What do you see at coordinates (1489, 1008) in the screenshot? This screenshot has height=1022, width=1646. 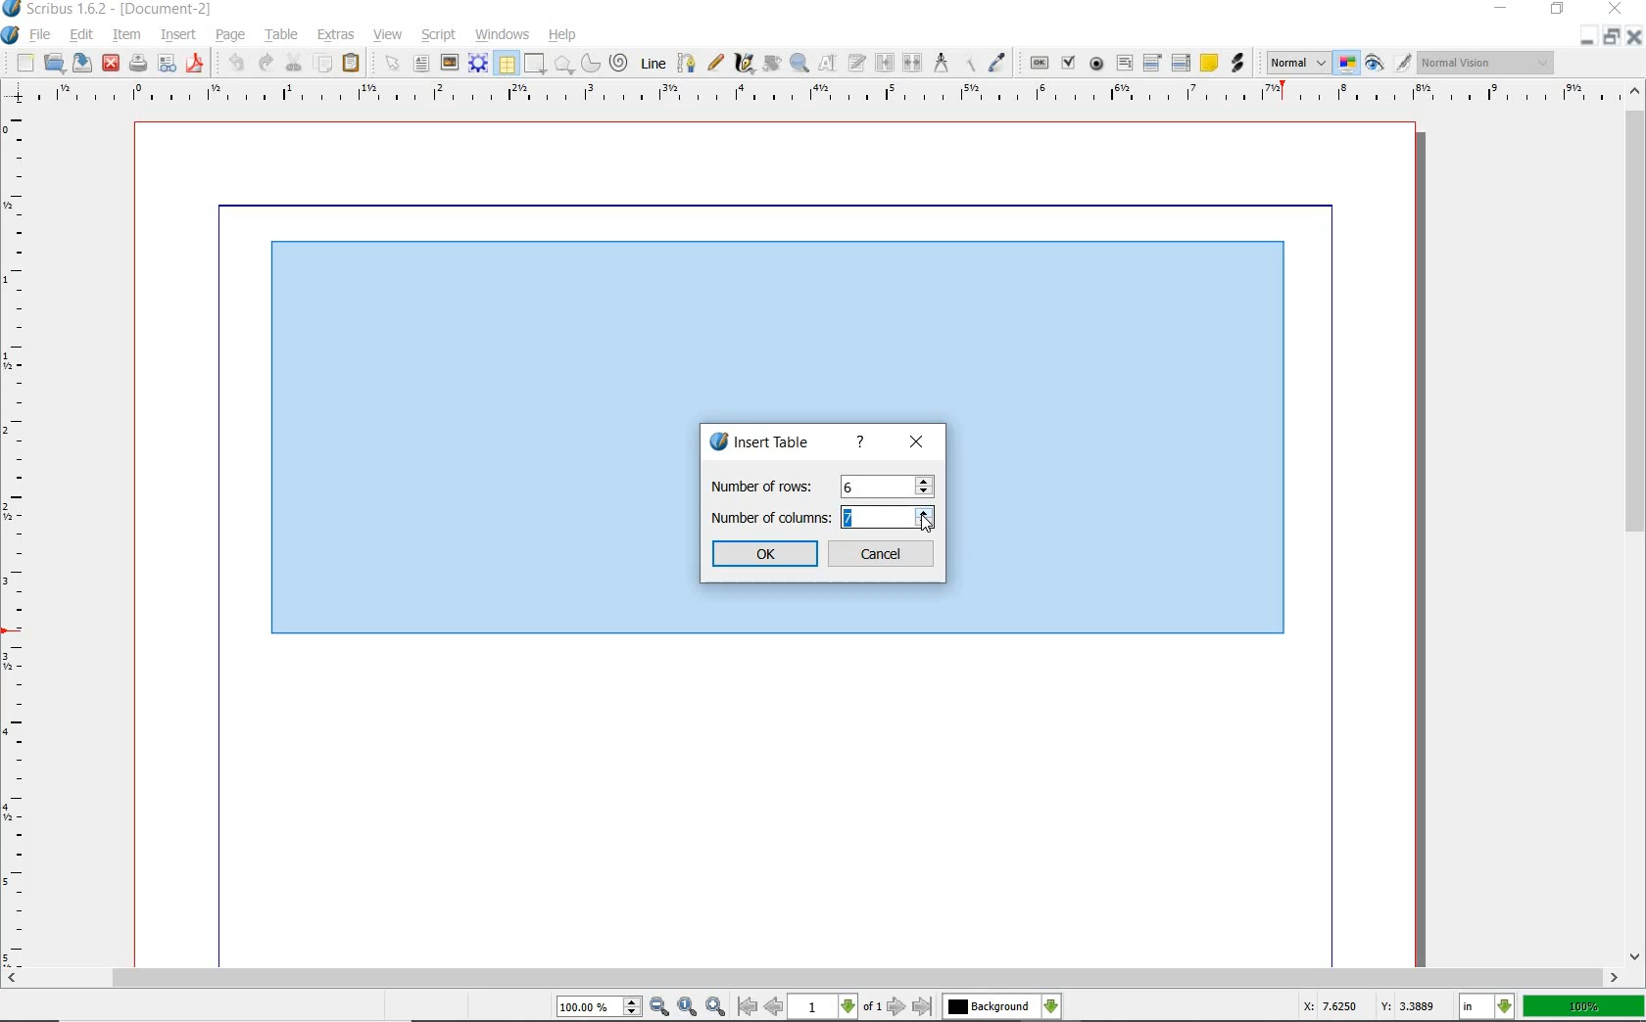 I see `select current unit` at bounding box center [1489, 1008].